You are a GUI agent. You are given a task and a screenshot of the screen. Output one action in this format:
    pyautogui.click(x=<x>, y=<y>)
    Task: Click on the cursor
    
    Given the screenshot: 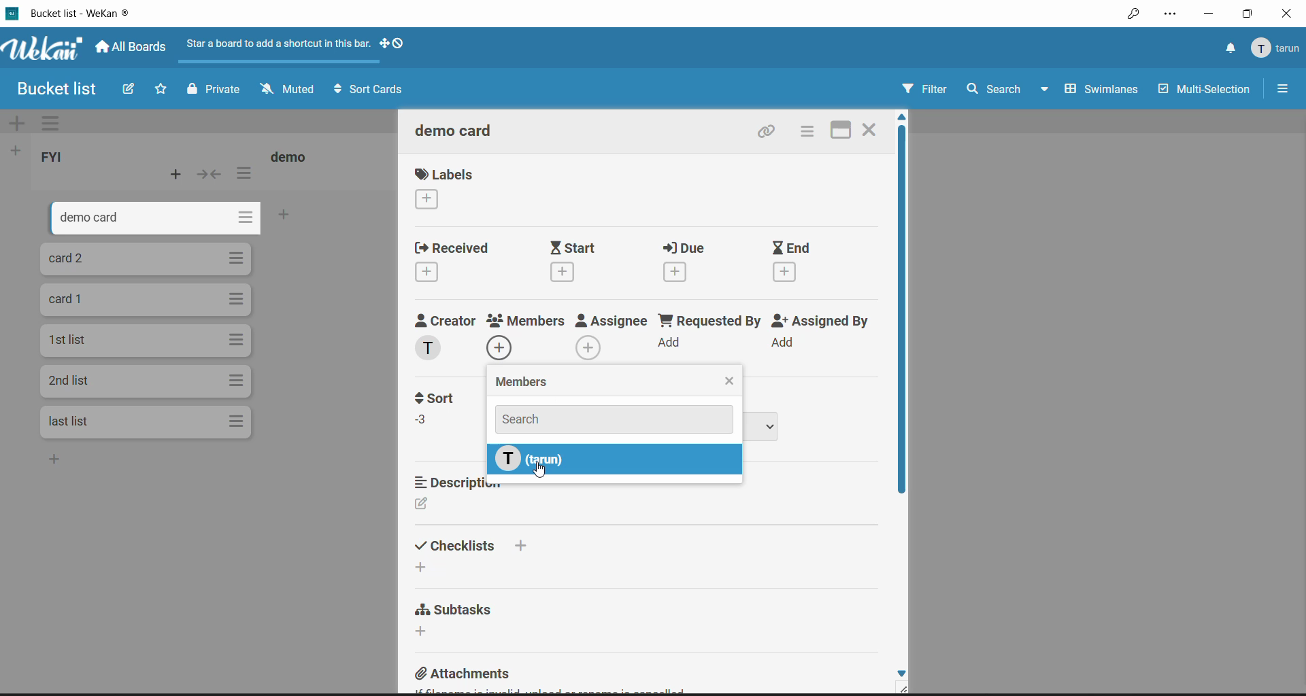 What is the action you would take?
    pyautogui.click(x=540, y=470)
    